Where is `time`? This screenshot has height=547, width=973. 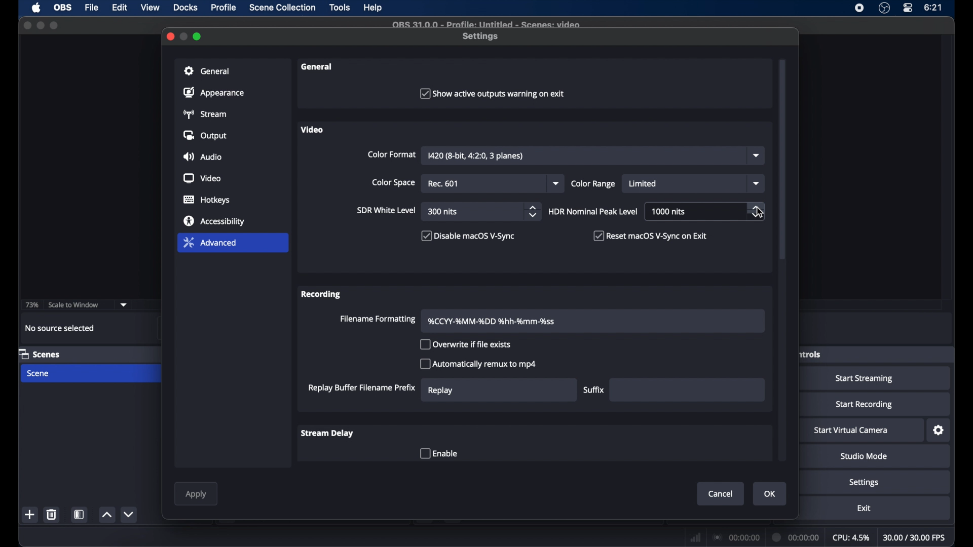
time is located at coordinates (933, 8).